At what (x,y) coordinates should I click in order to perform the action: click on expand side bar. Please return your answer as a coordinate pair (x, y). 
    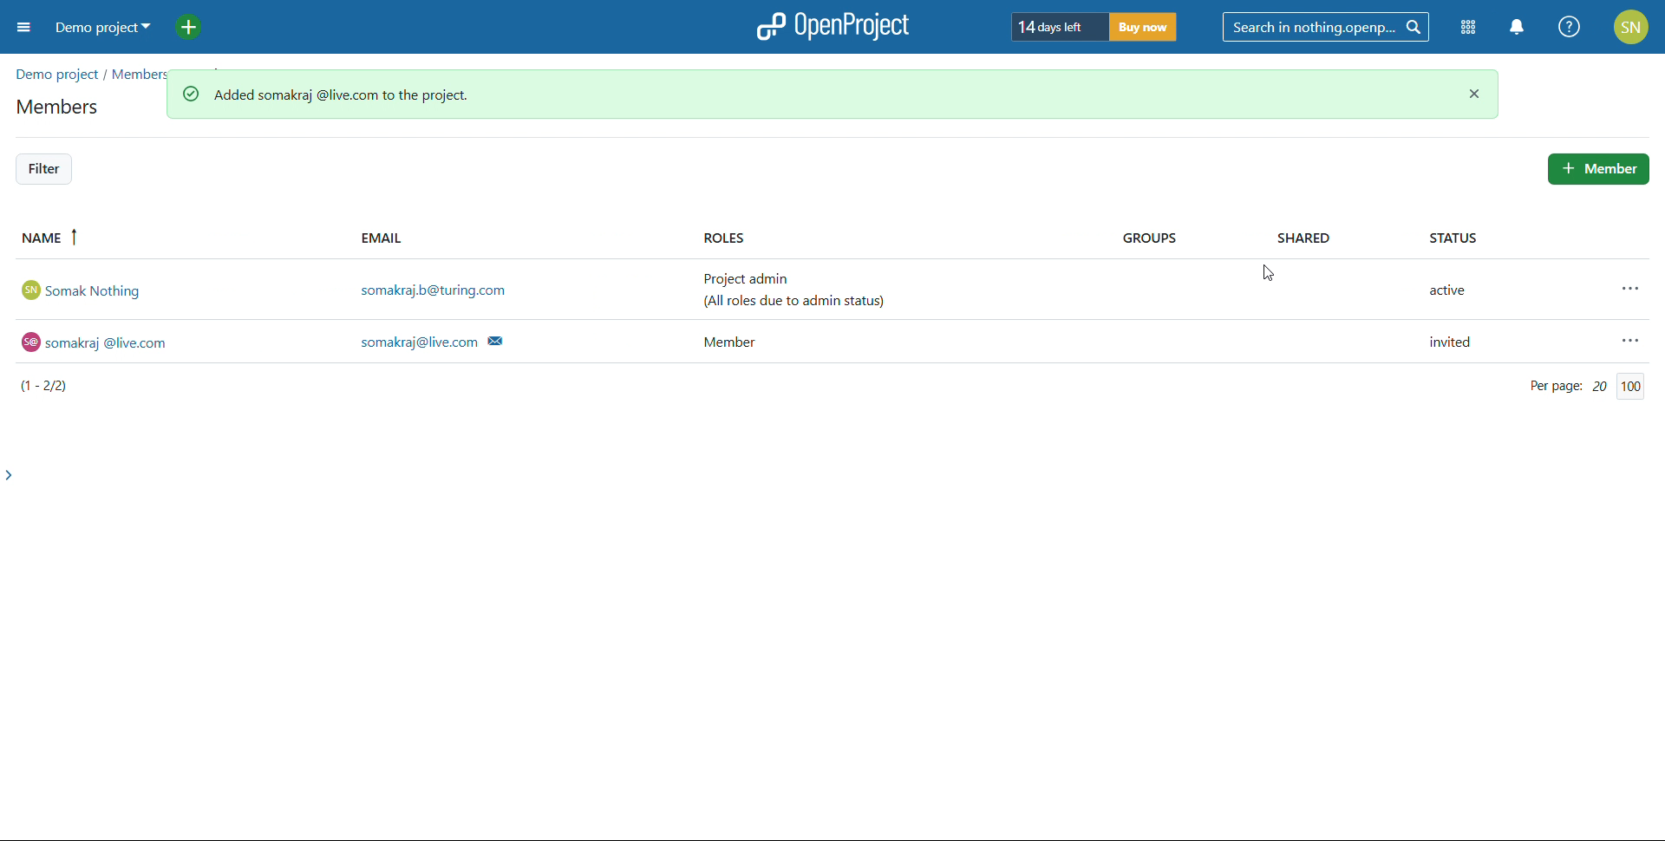
    Looking at the image, I should click on (17, 475).